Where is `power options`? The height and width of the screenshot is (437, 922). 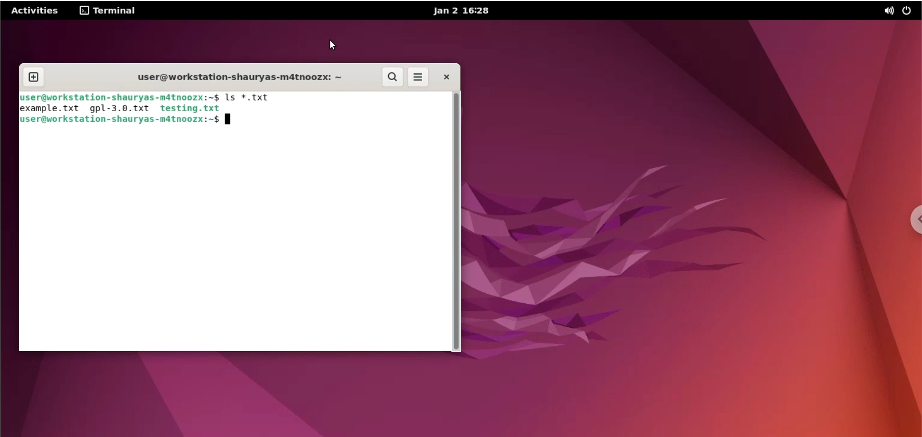 power options is located at coordinates (909, 11).